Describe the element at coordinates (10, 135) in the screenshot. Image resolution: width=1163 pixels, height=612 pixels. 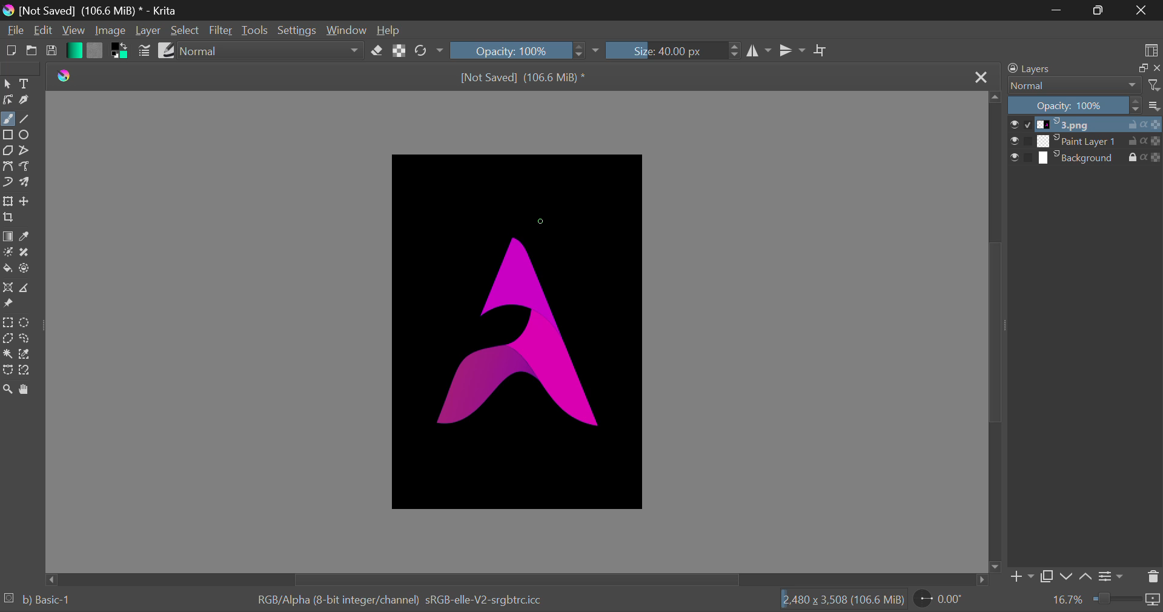
I see `Rectangle` at that location.